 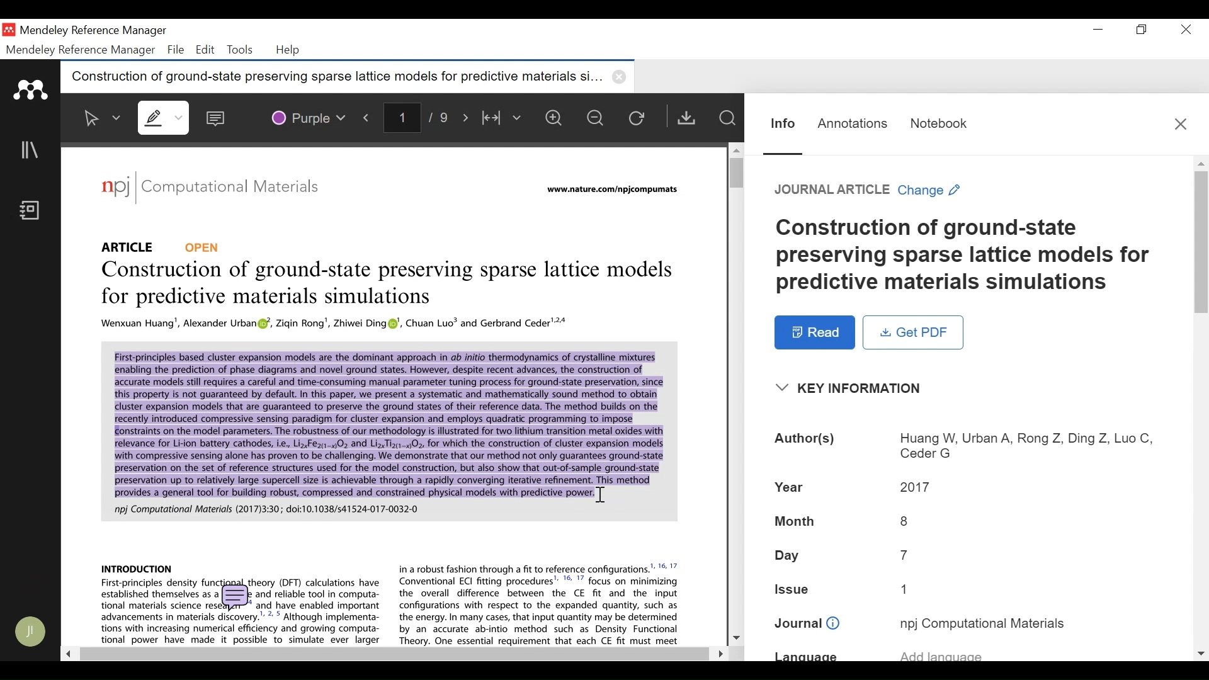 I want to click on Edit, so click(x=203, y=50).